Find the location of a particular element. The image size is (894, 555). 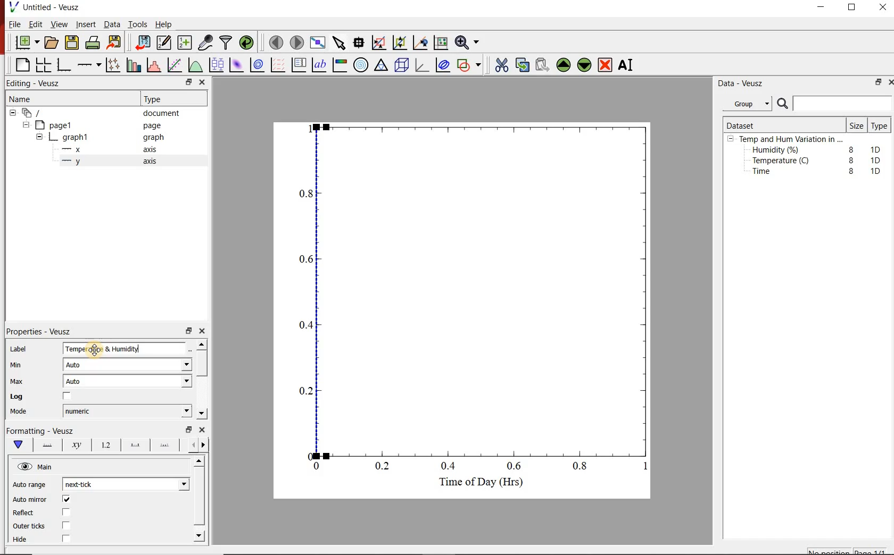

Humidity (%) is located at coordinates (778, 150).